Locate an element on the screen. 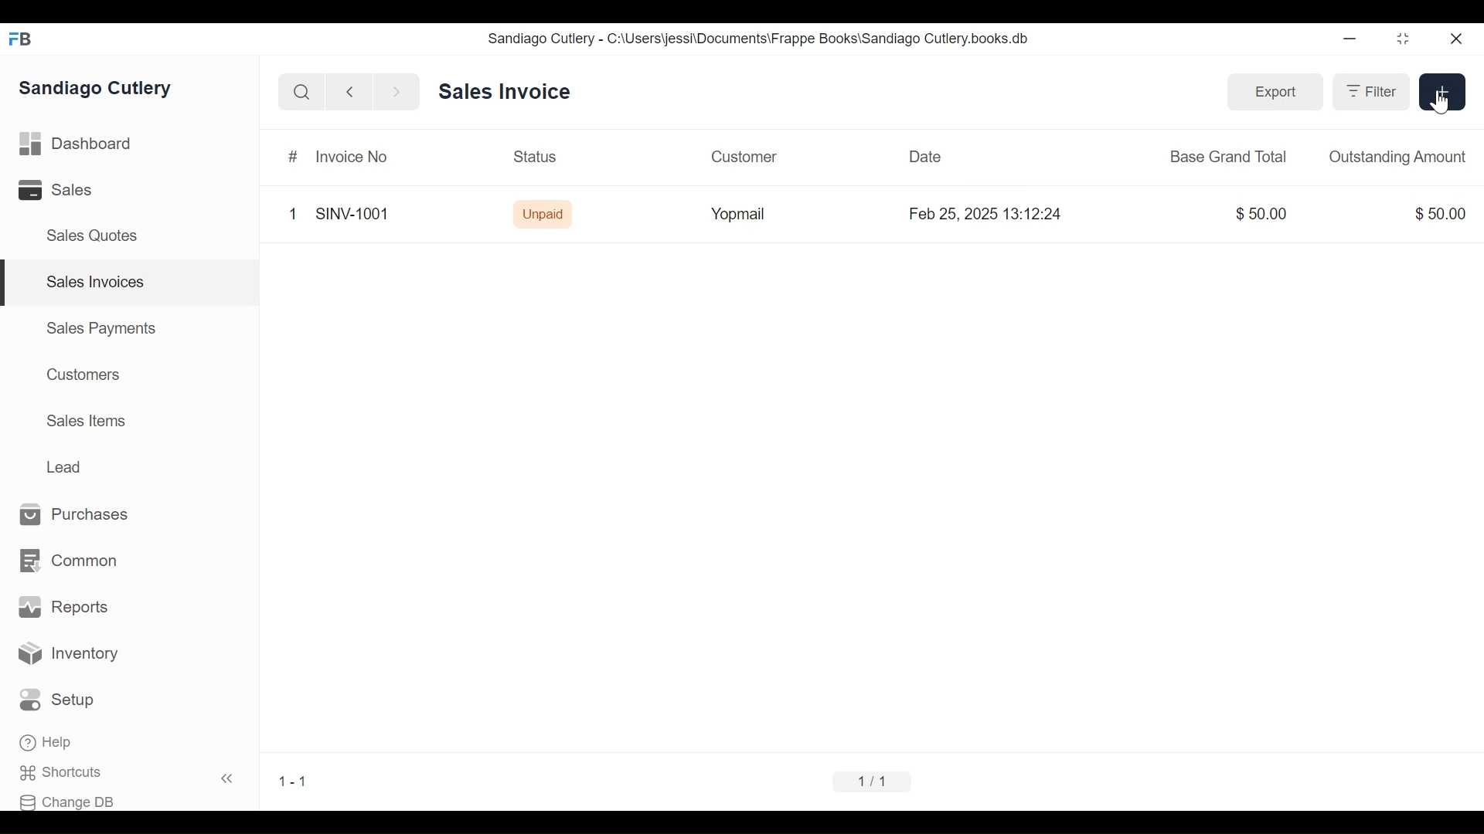 Image resolution: width=1484 pixels, height=834 pixels. Change DB is located at coordinates (67, 802).